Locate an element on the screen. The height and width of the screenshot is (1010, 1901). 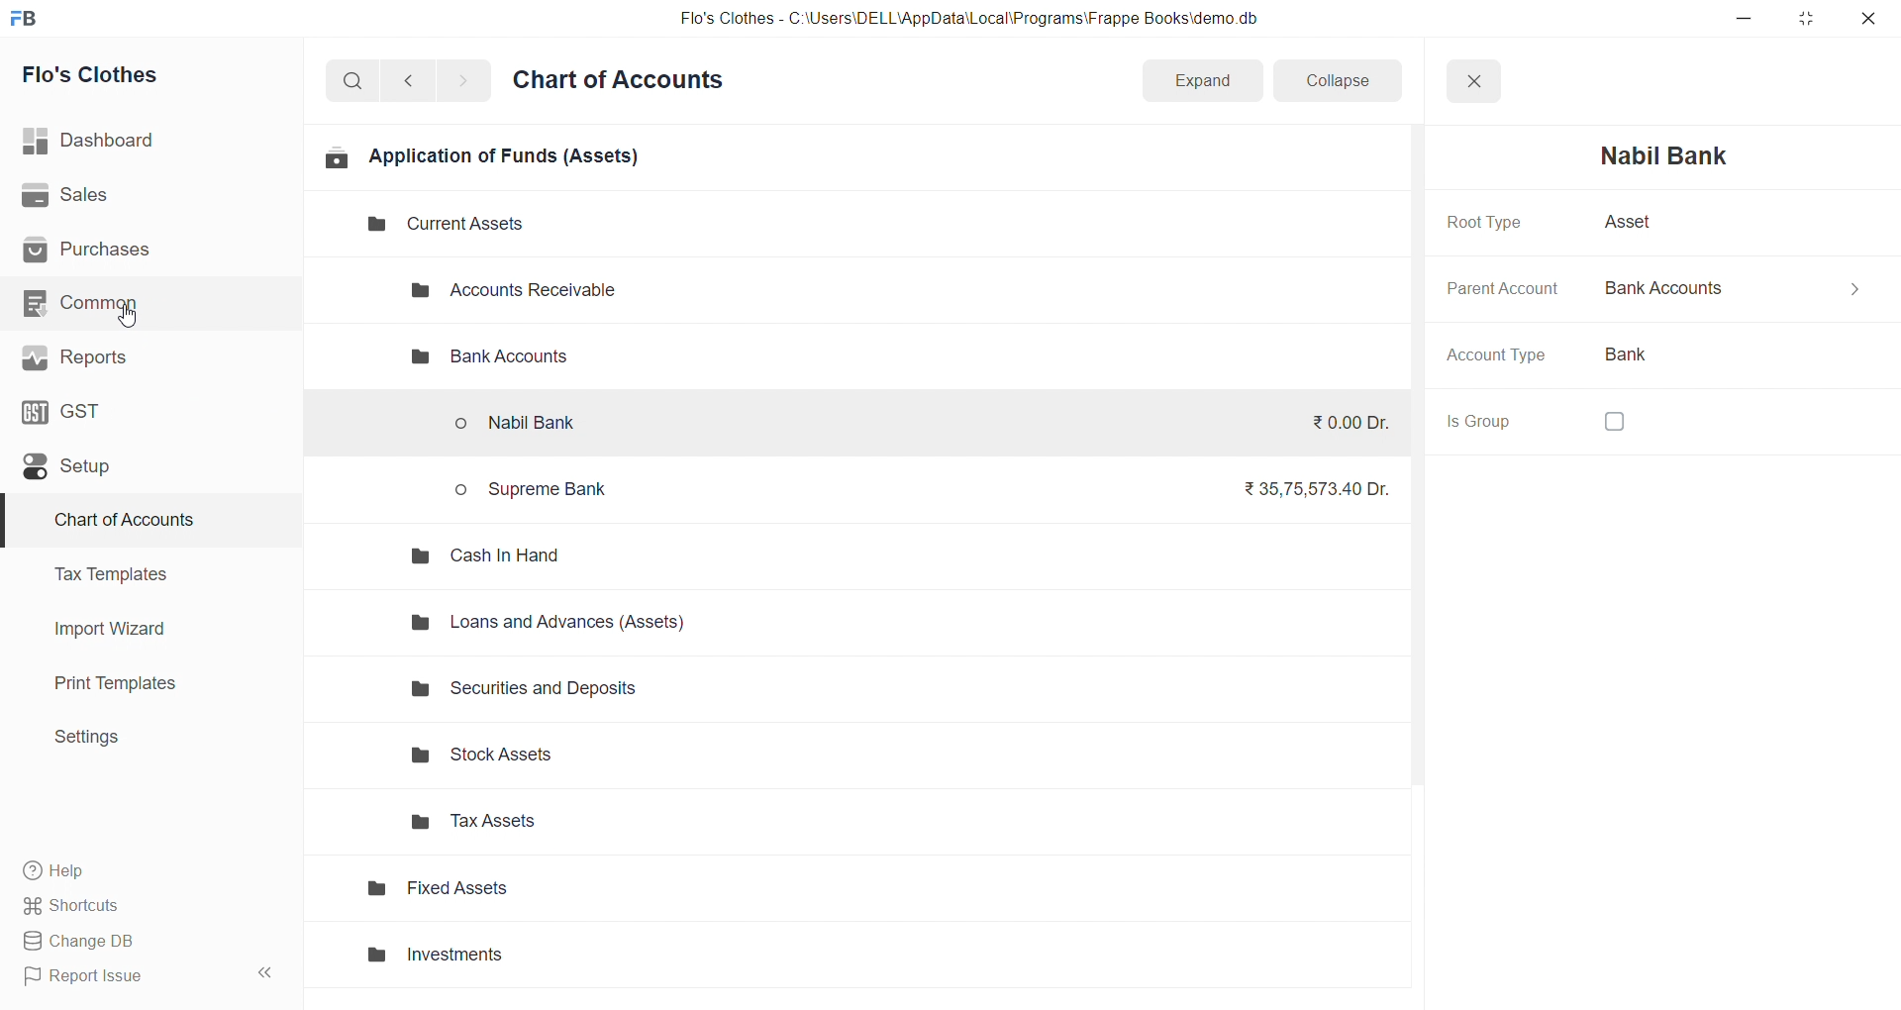
search is located at coordinates (356, 79).